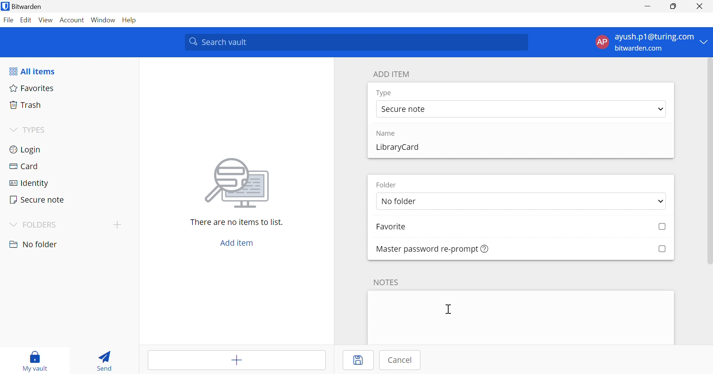  I want to click on Trash, so click(69, 104).